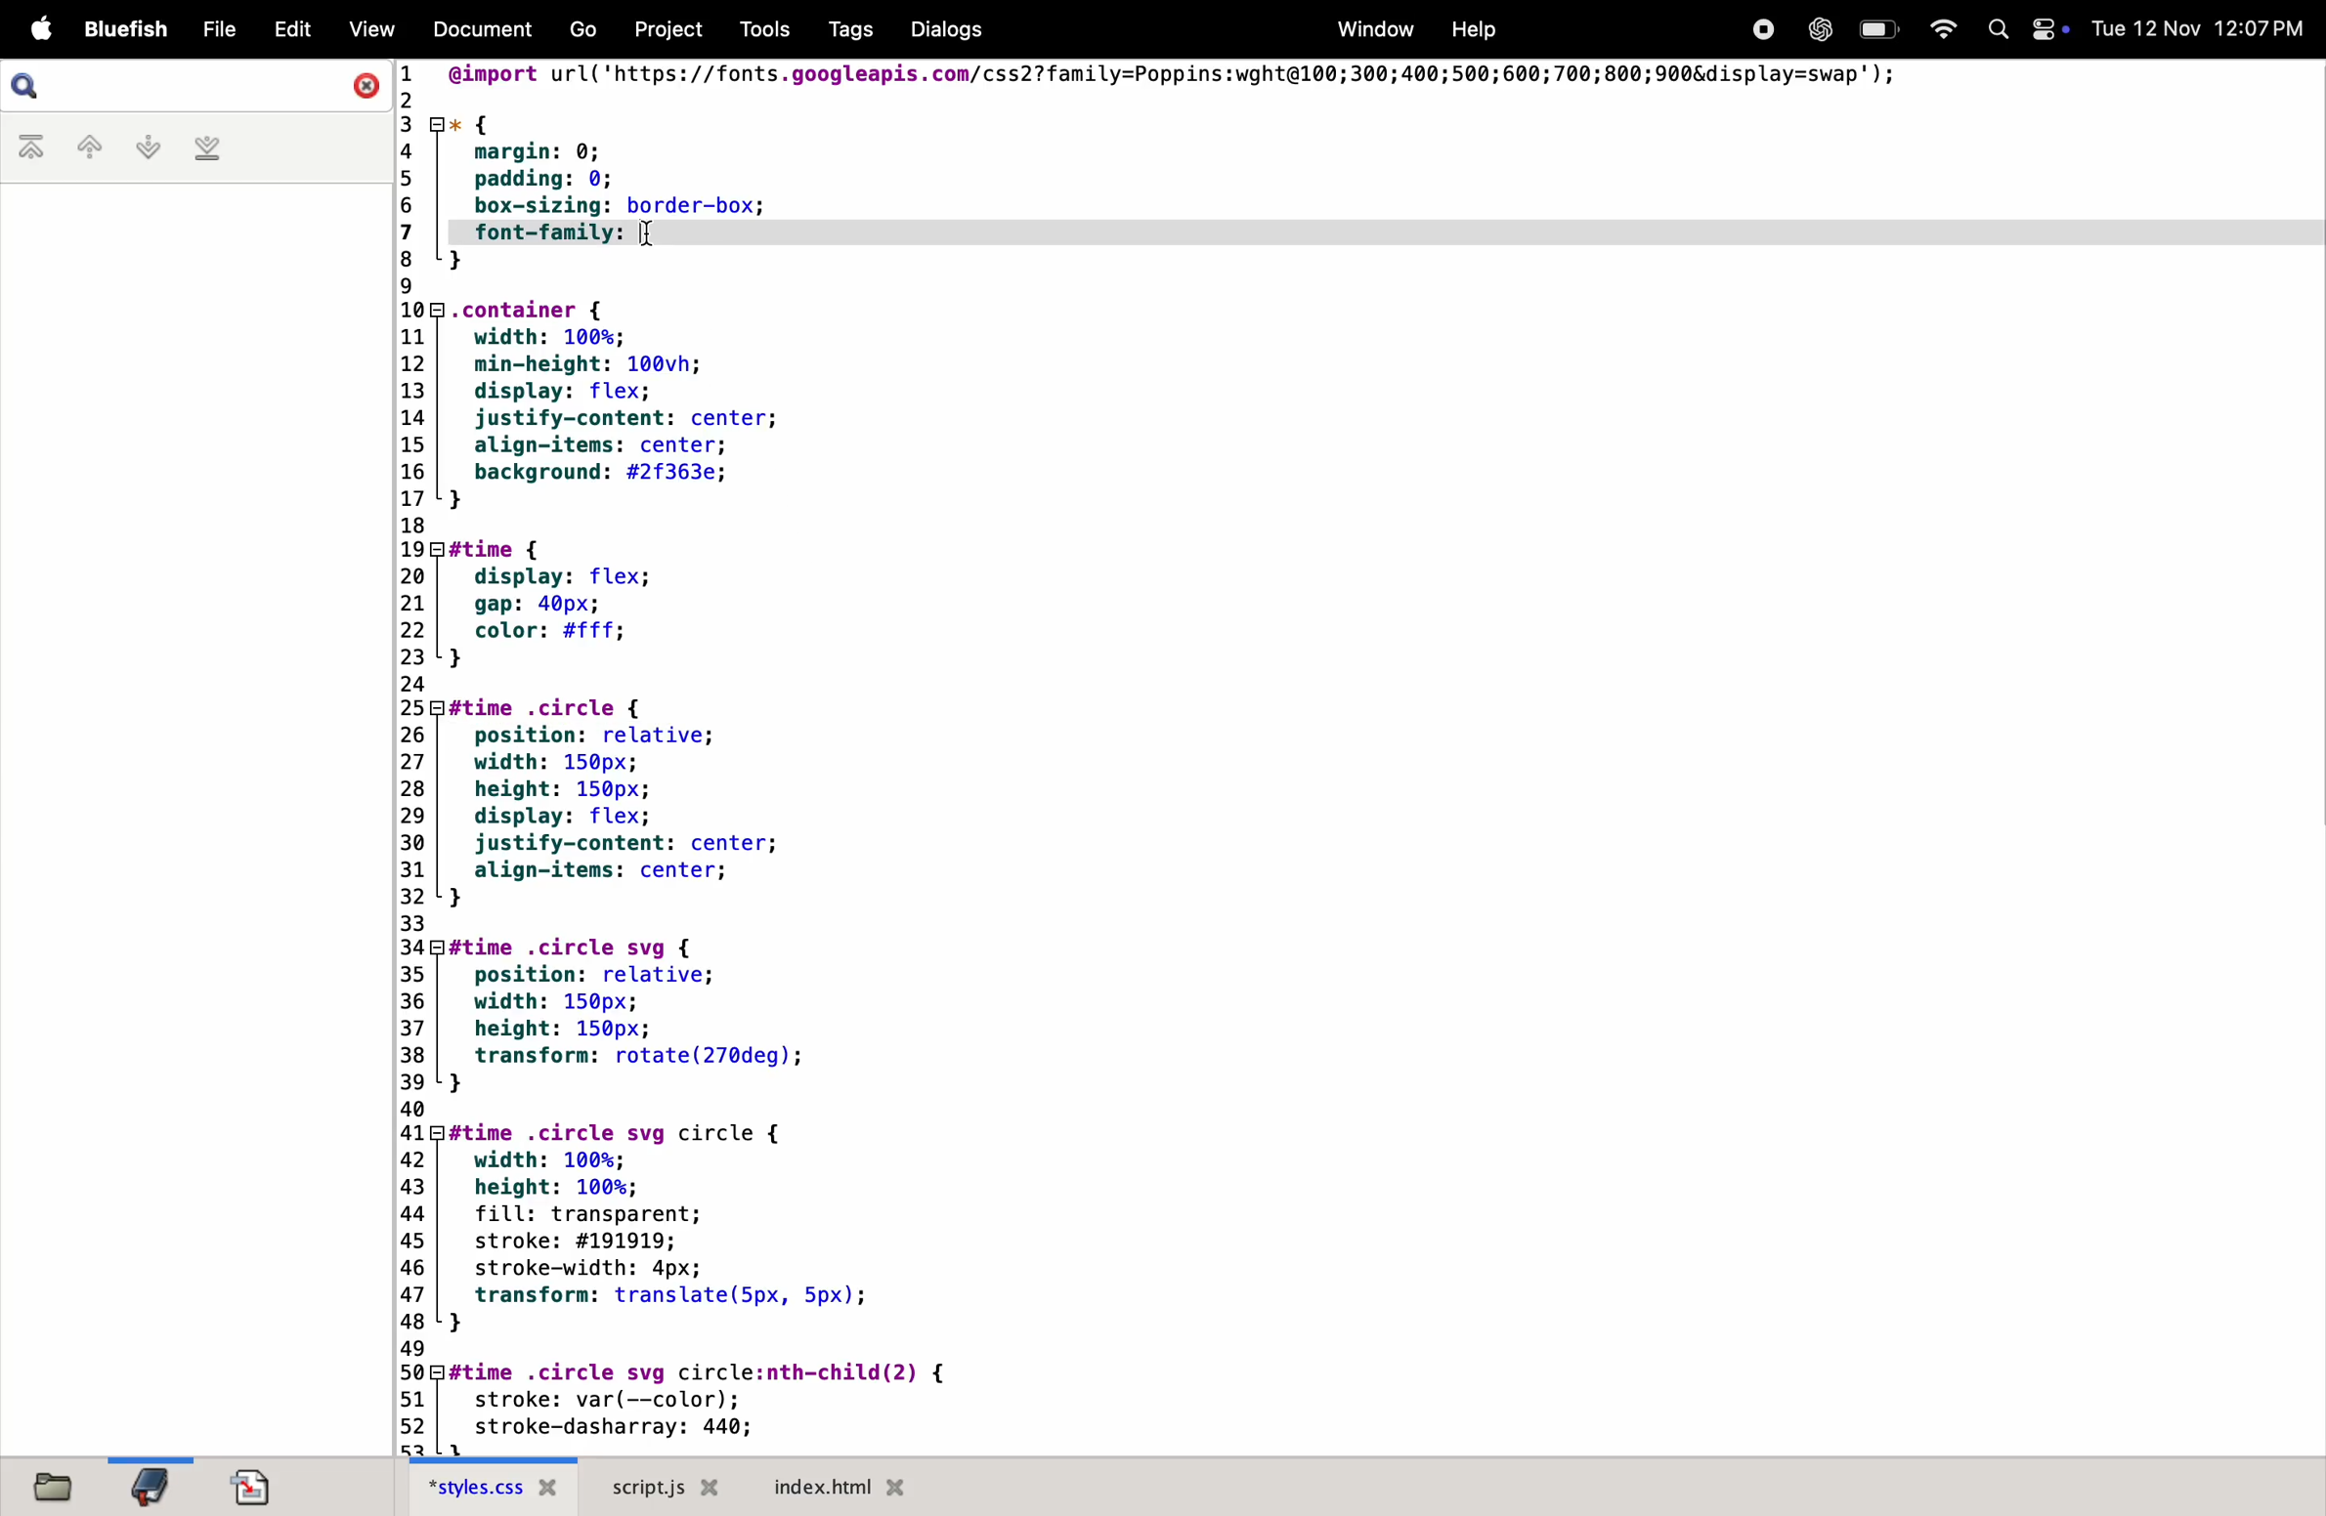 This screenshot has height=1516, width=2326. Describe the element at coordinates (287, 29) in the screenshot. I see `edit` at that location.